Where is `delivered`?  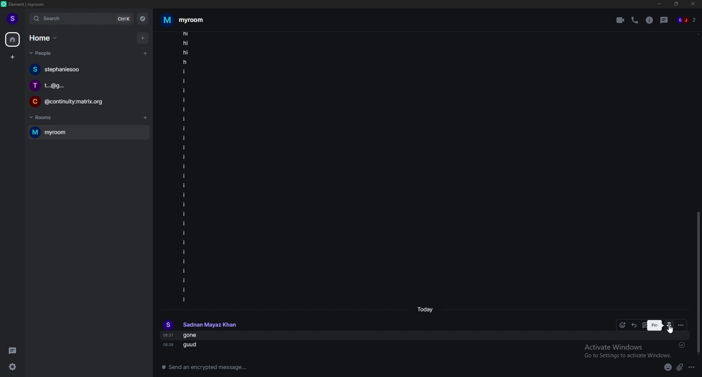 delivered is located at coordinates (682, 345).